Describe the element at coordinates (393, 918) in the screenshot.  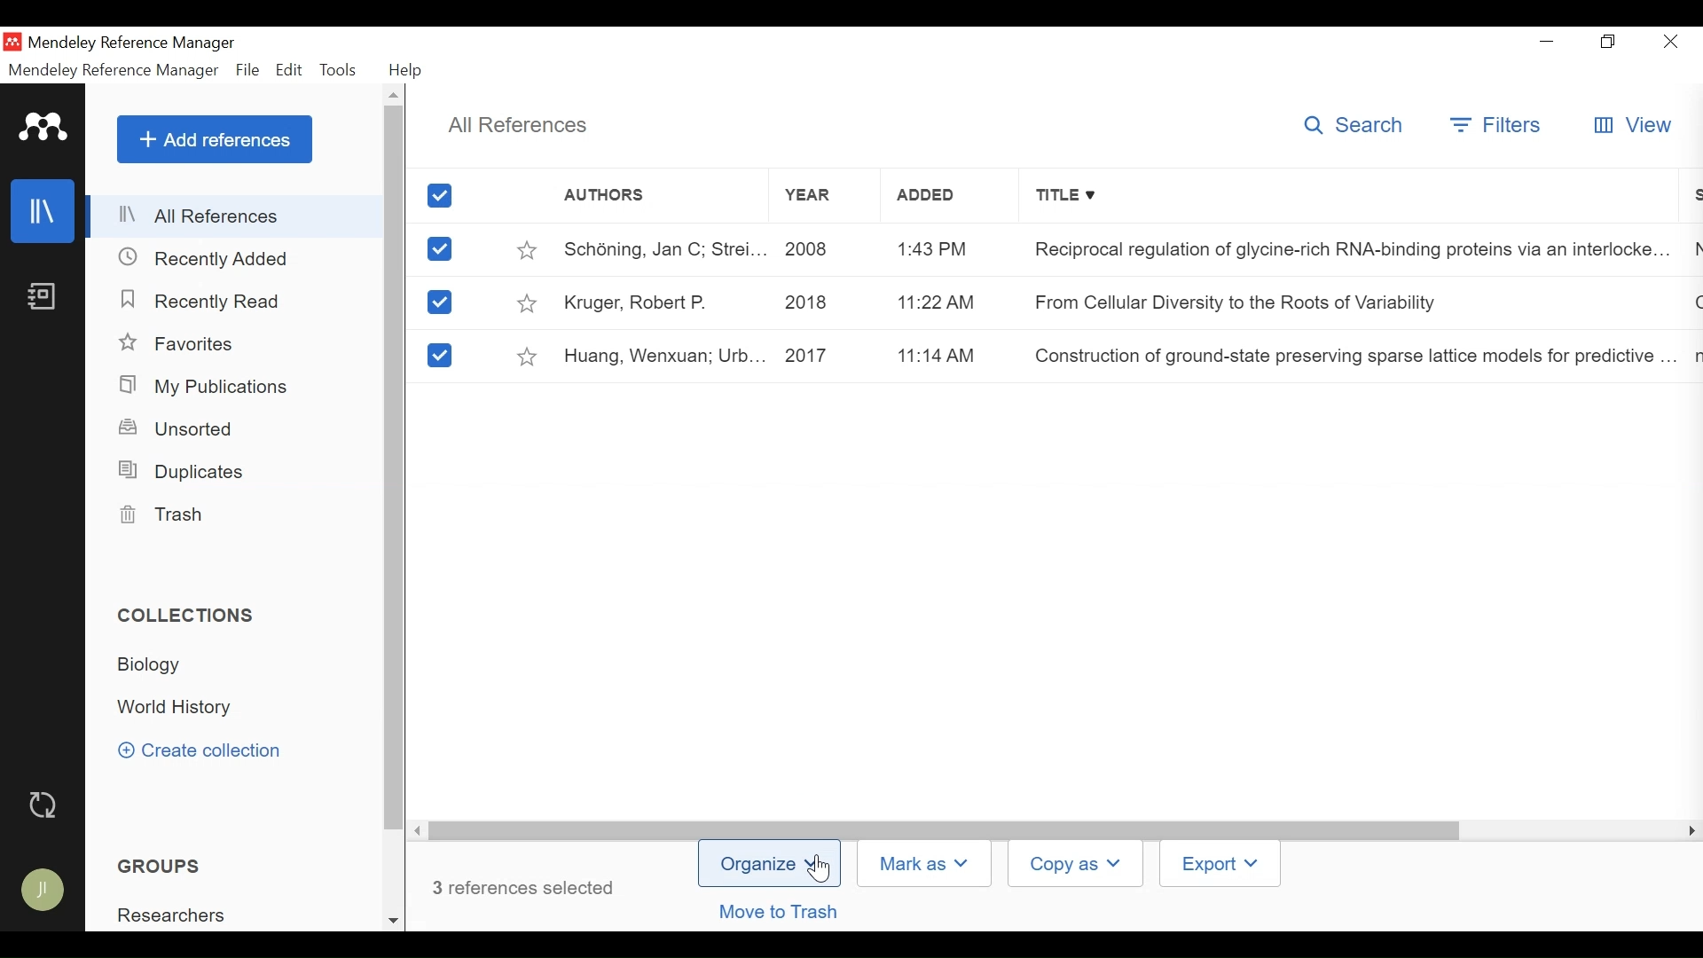
I see `Scroll down` at that location.